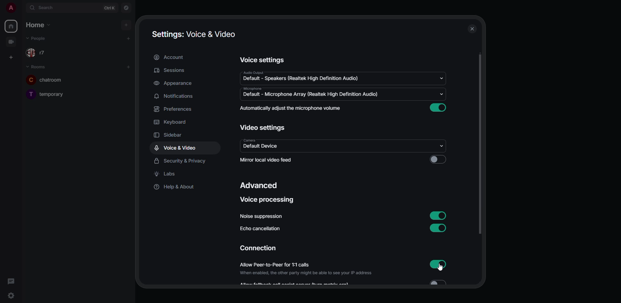  I want to click on mirror local video feed, so click(266, 160).